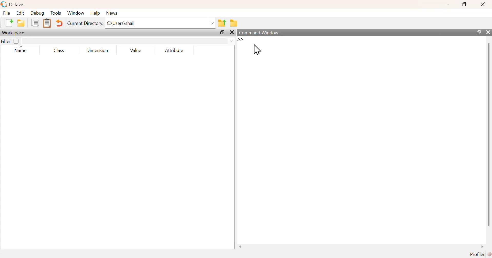  Describe the element at coordinates (98, 50) in the screenshot. I see `Dimension` at that location.